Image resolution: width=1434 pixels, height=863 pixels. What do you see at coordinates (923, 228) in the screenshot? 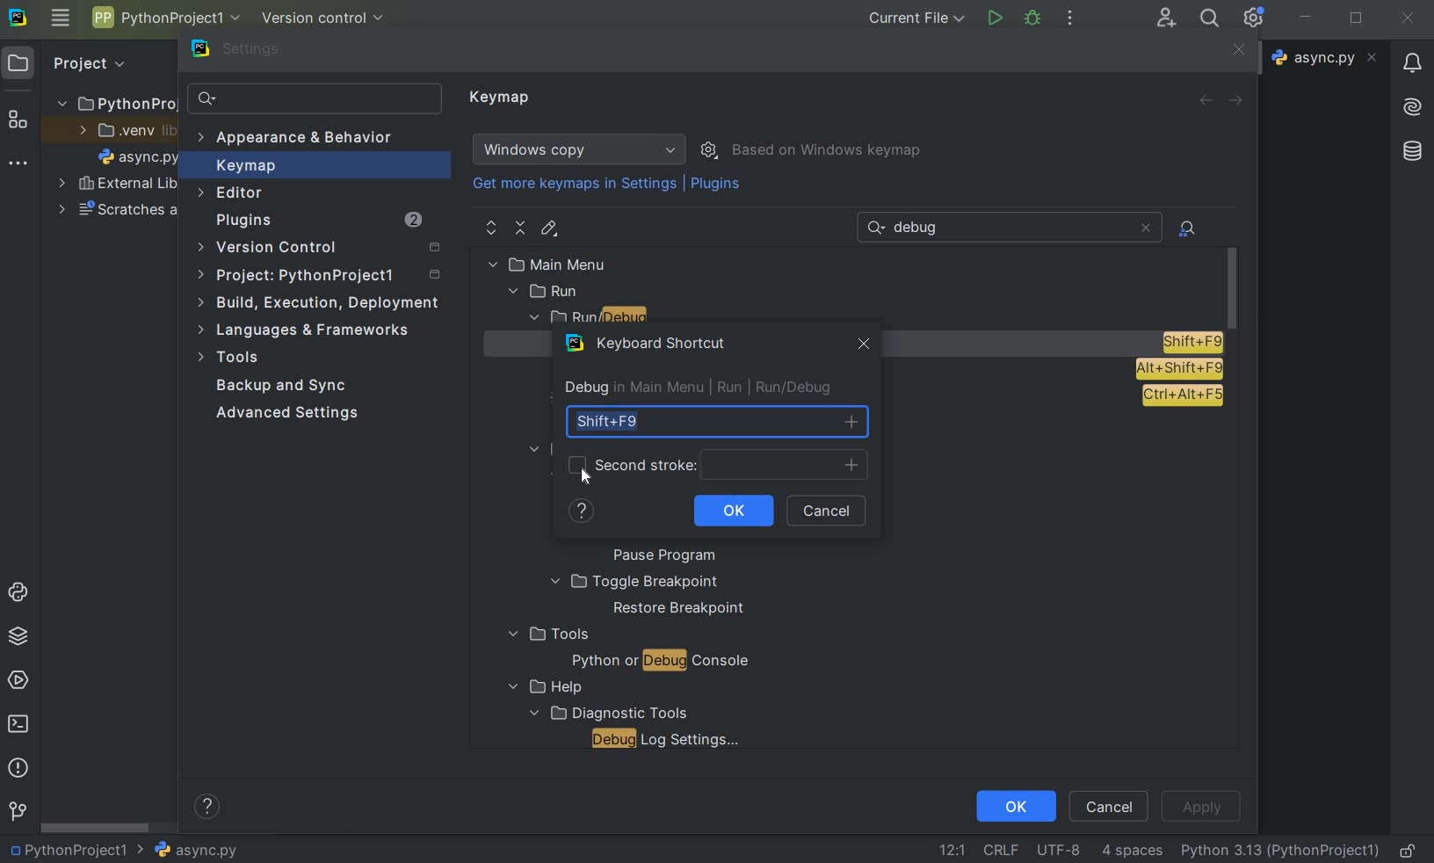
I see `text` at bounding box center [923, 228].